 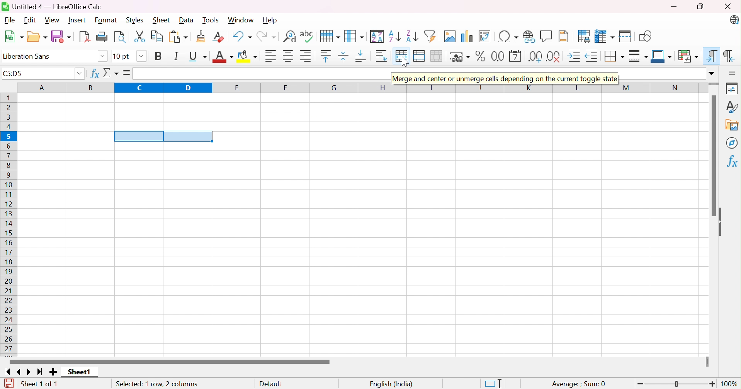 What do you see at coordinates (605, 36) in the screenshot?
I see `Freeze Rows and Columns` at bounding box center [605, 36].